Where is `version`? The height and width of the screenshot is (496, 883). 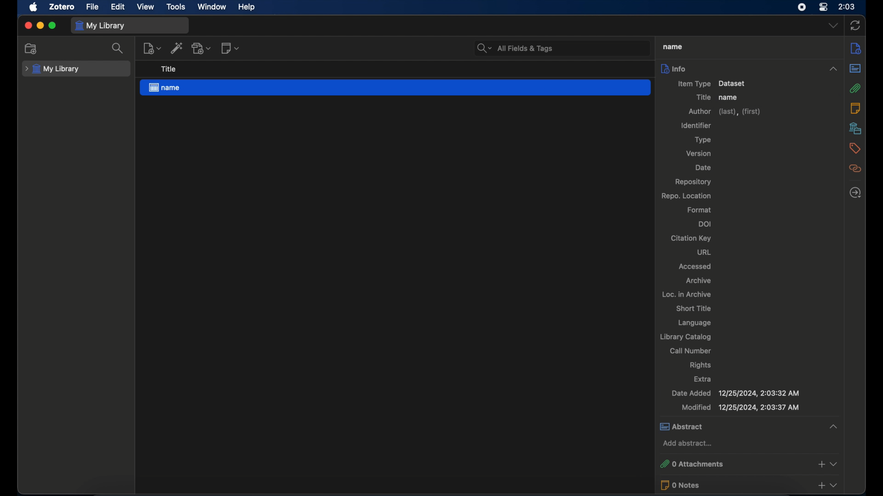
version is located at coordinates (699, 153).